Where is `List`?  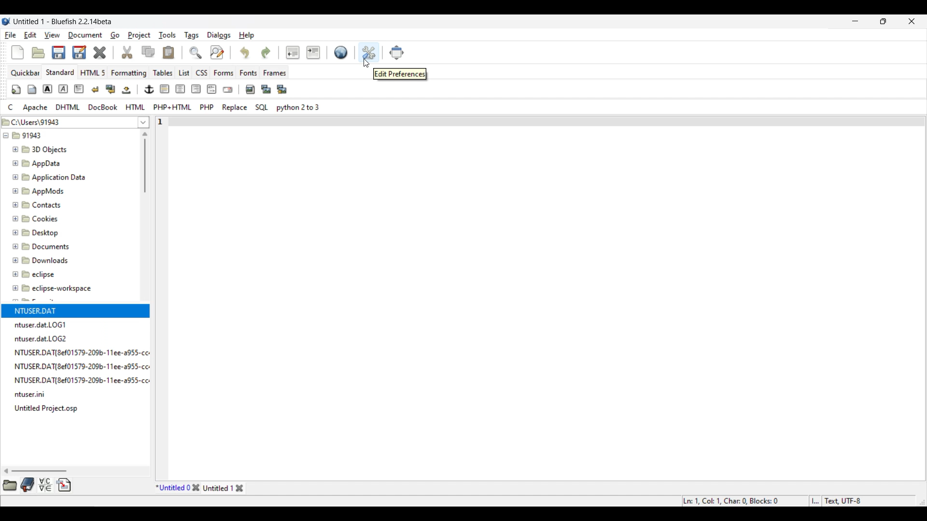 List is located at coordinates (184, 73).